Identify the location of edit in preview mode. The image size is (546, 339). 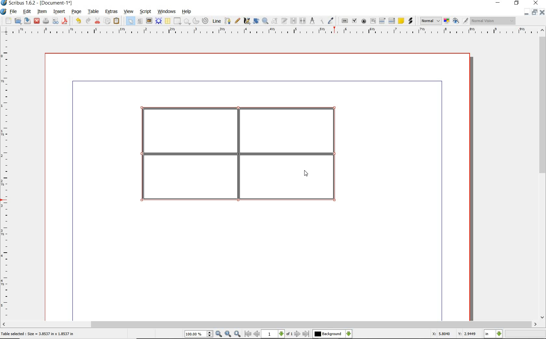
(465, 21).